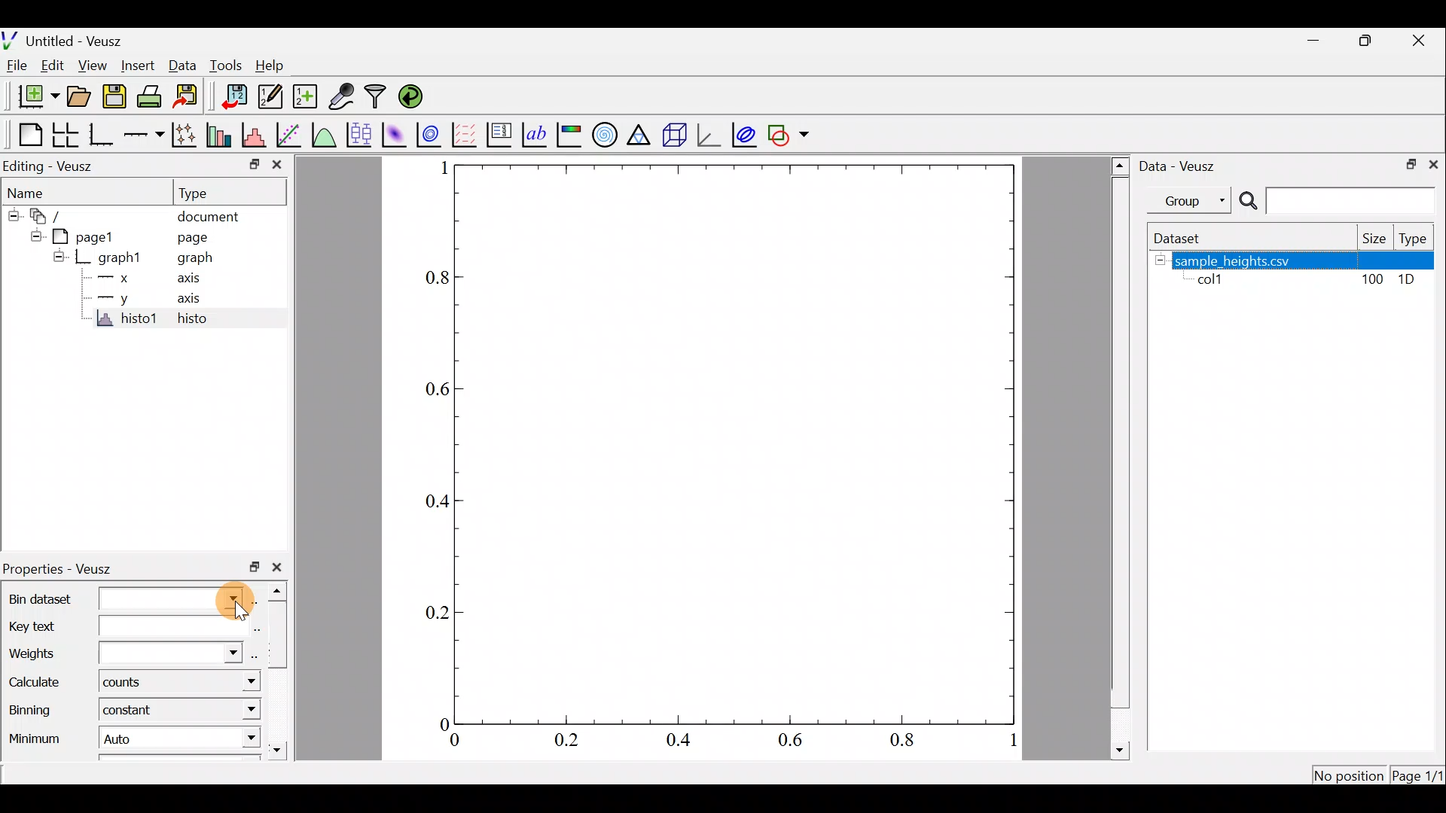 This screenshot has width=1446, height=813. I want to click on 1, so click(1003, 739).